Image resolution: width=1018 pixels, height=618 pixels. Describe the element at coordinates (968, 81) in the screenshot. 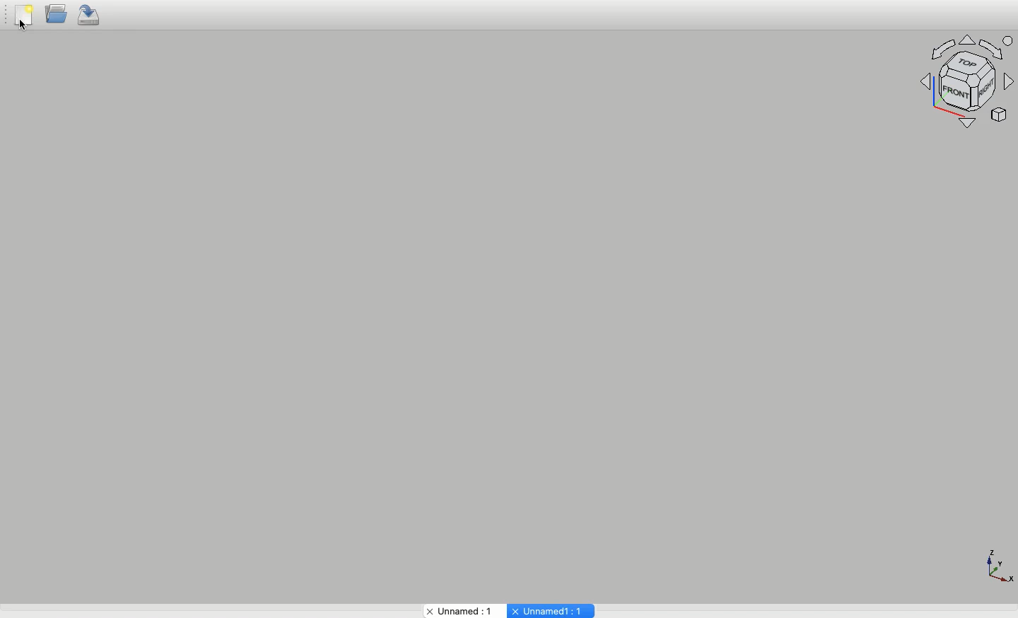

I see `Navigation styles` at that location.